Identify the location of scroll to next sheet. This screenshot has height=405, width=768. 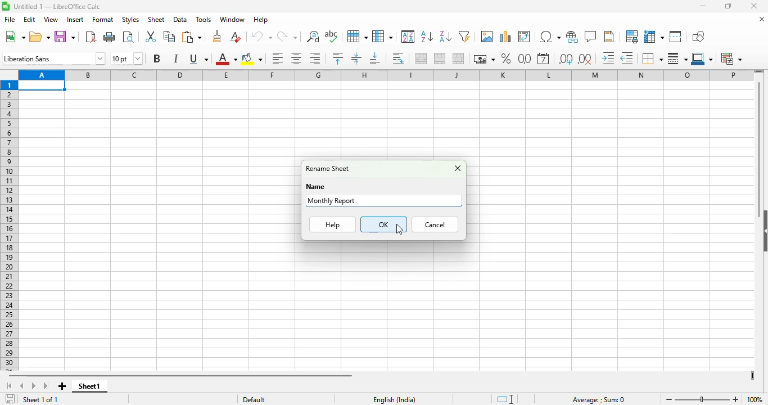
(34, 386).